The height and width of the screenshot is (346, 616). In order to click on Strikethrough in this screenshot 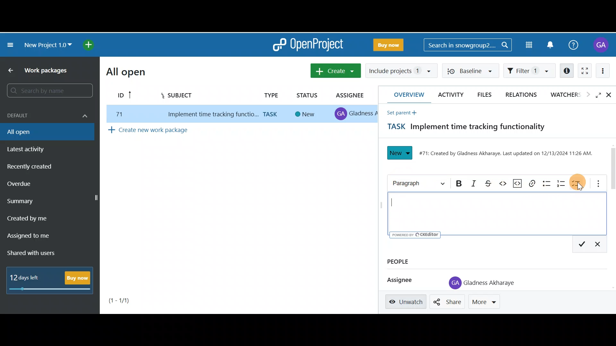, I will do `click(491, 183)`.